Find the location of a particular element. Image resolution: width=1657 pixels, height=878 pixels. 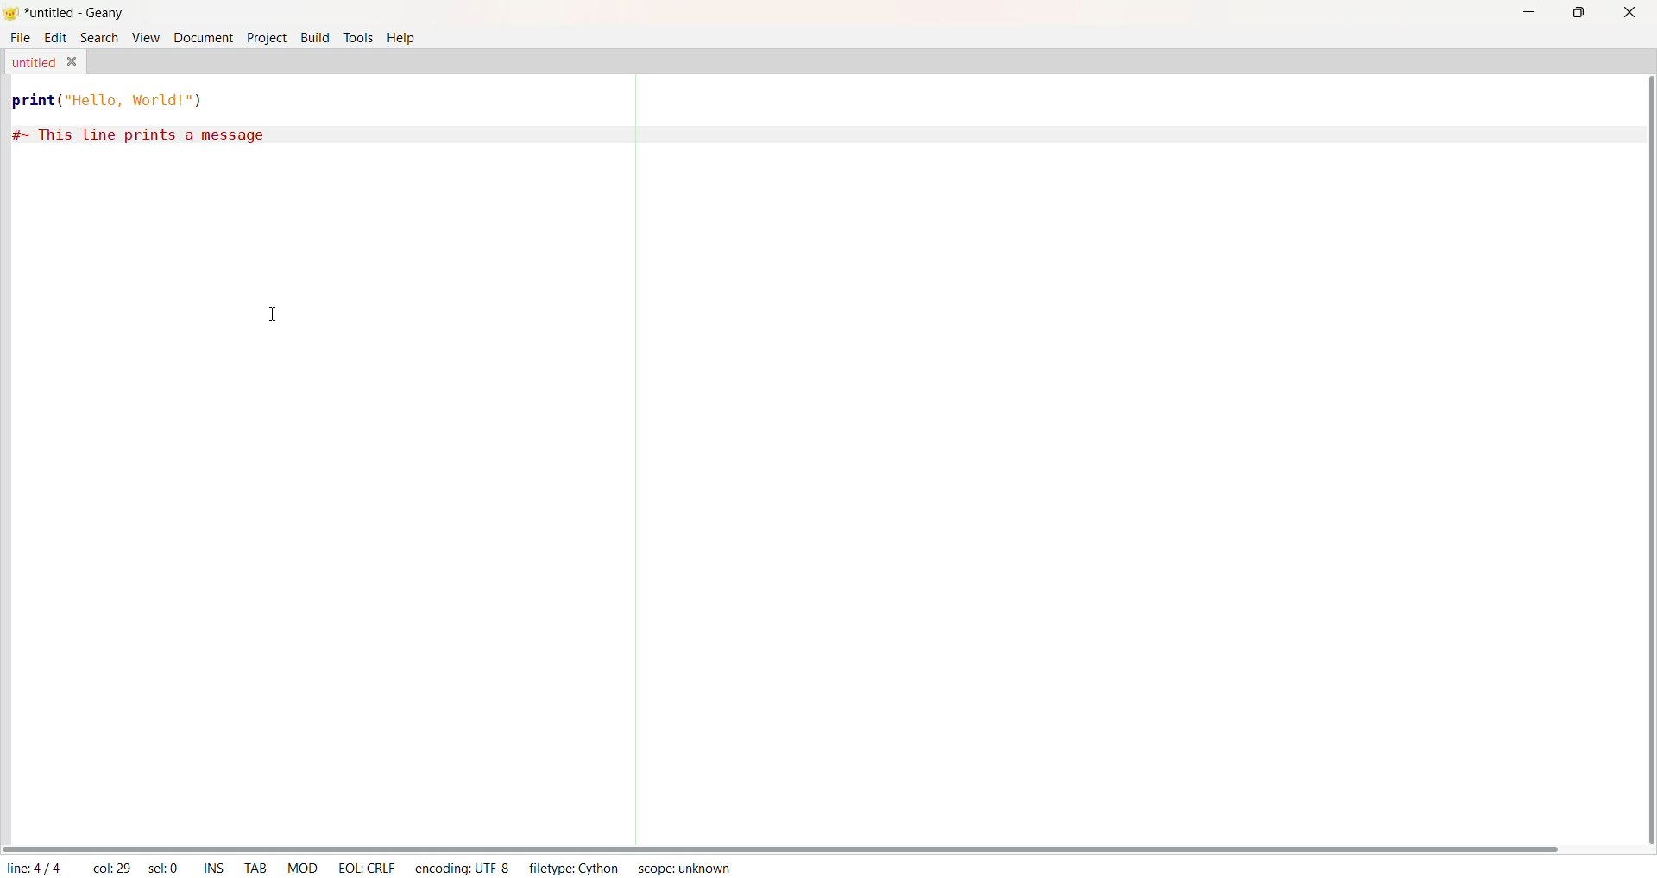

Scope: unknown is located at coordinates (684, 869).